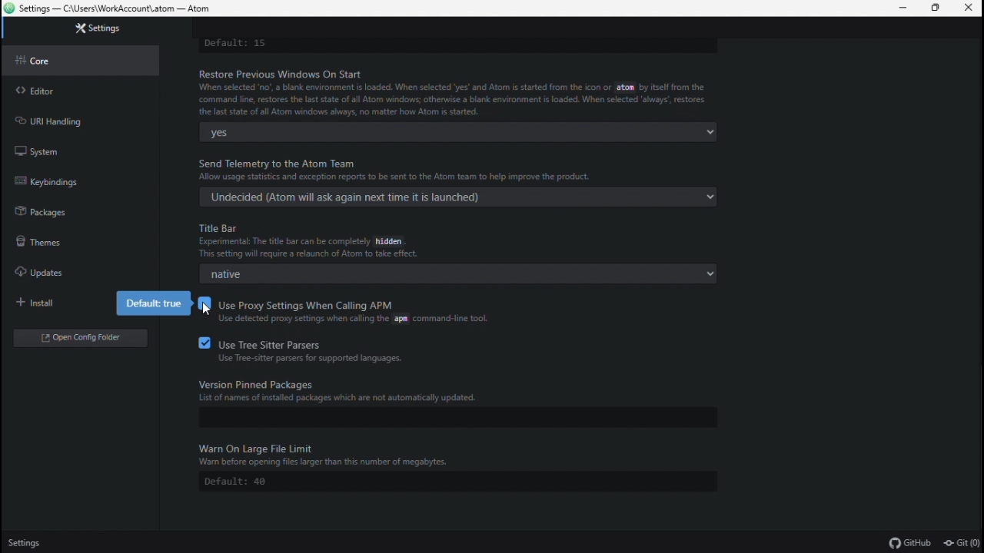 The width and height of the screenshot is (984, 553). Describe the element at coordinates (153, 303) in the screenshot. I see `default true` at that location.